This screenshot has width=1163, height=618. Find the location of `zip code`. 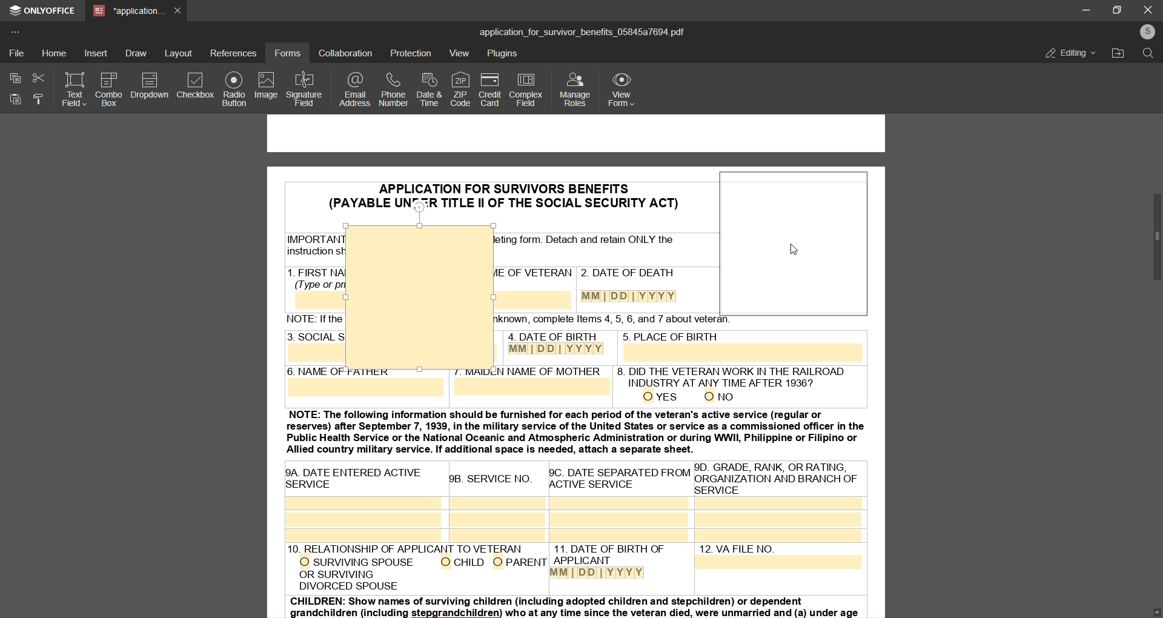

zip code is located at coordinates (459, 88).